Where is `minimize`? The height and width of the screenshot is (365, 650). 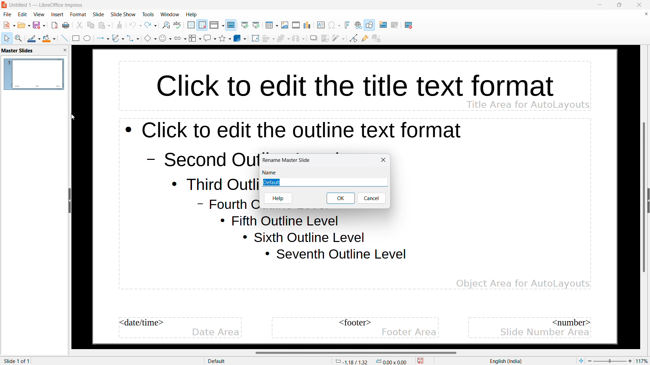
minimize is located at coordinates (600, 5).